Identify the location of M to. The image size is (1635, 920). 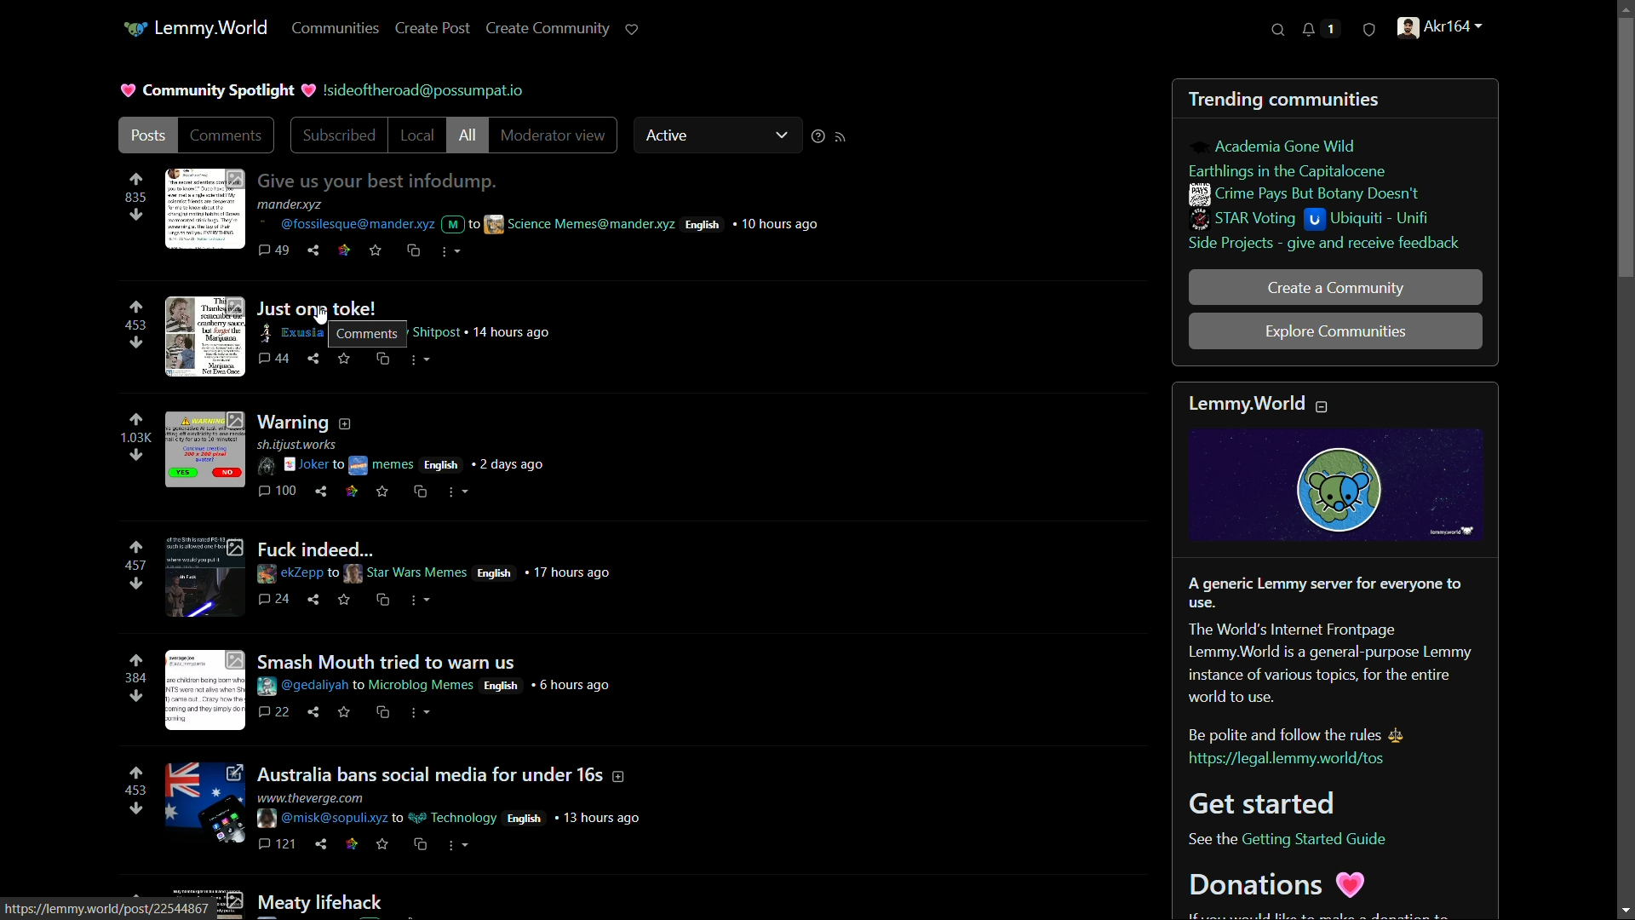
(461, 227).